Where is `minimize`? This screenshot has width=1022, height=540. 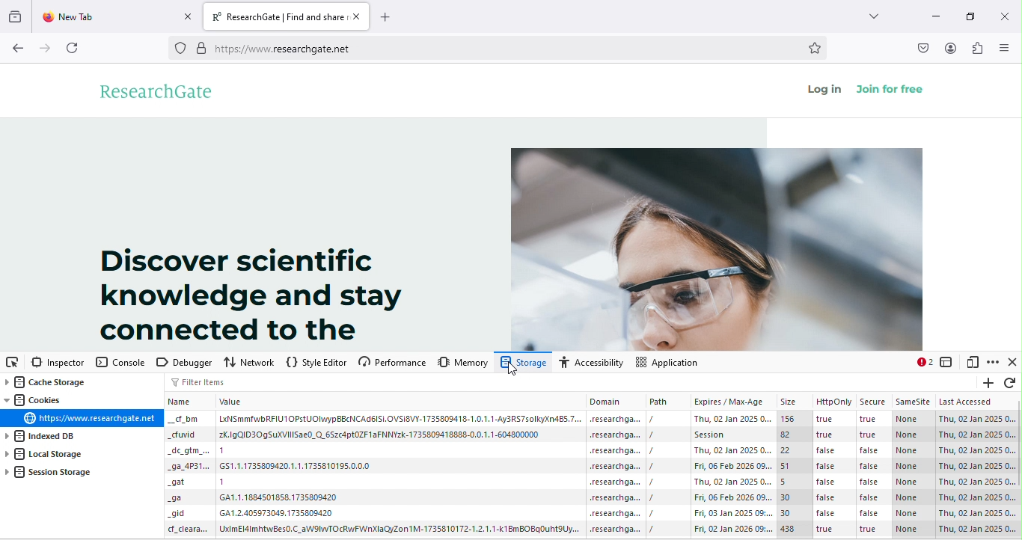 minimize is located at coordinates (934, 16).